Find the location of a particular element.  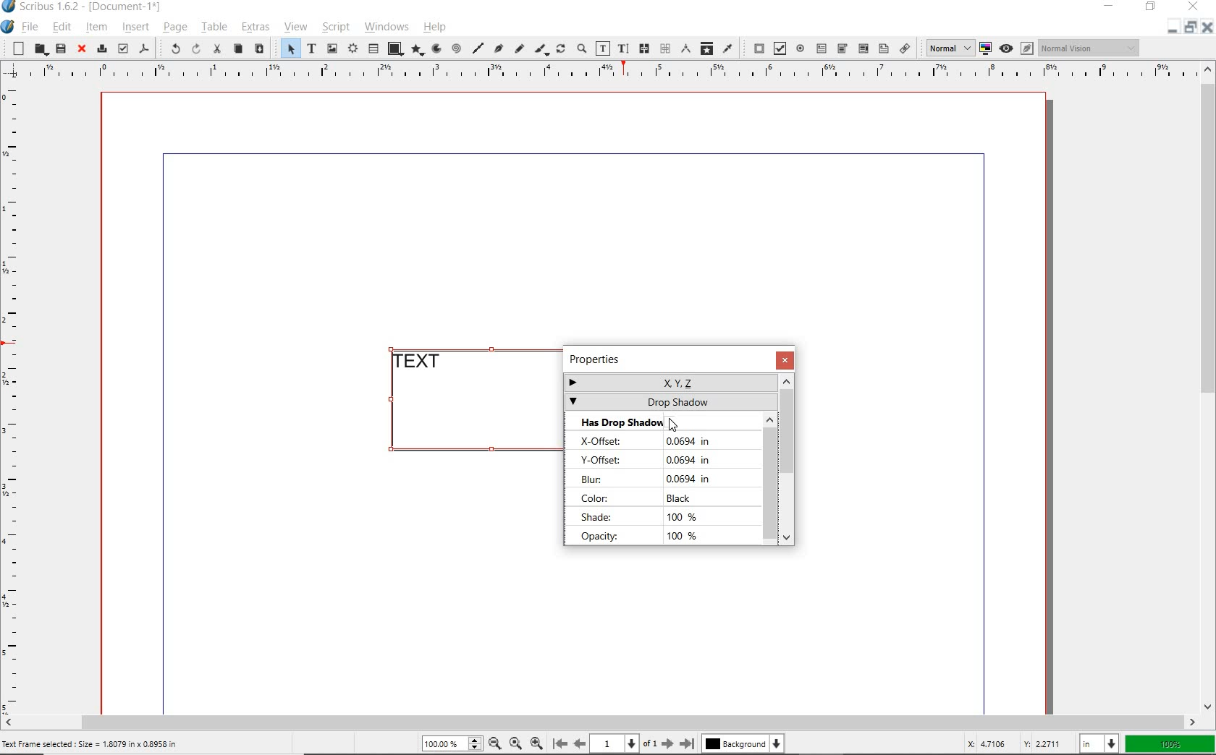

arc is located at coordinates (437, 48).